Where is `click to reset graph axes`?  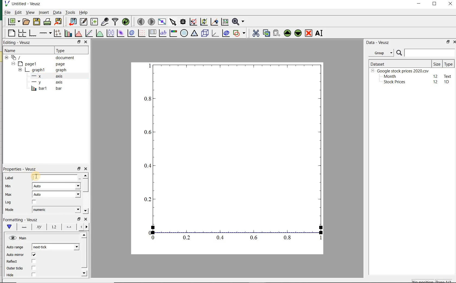
click to reset graph axes is located at coordinates (224, 22).